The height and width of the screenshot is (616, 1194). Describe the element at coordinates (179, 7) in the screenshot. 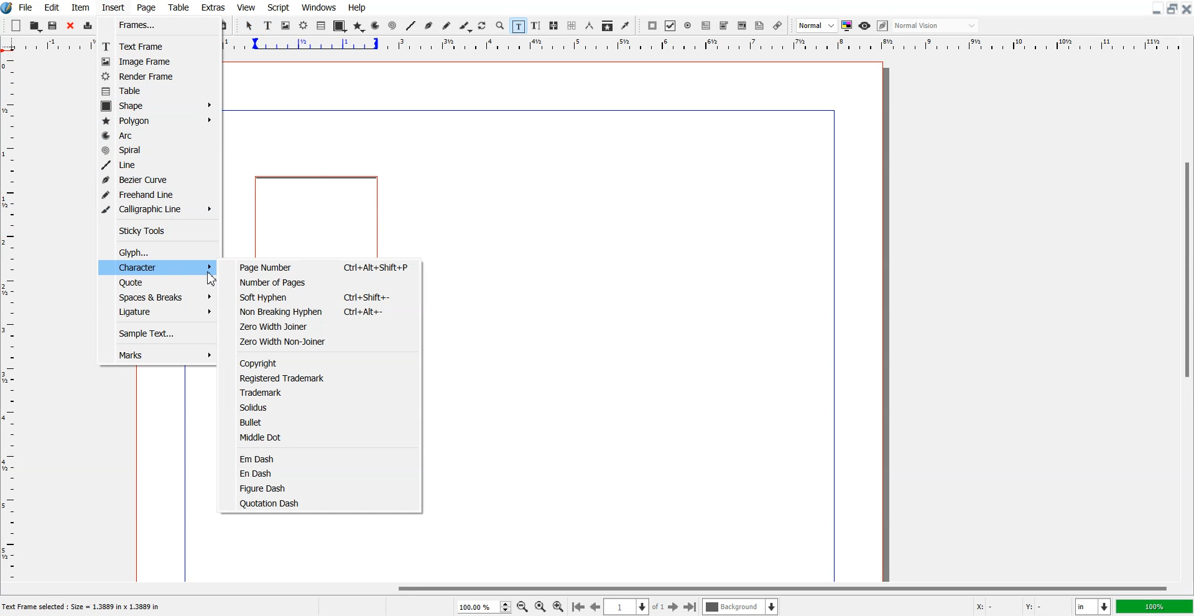

I see `Table` at that location.